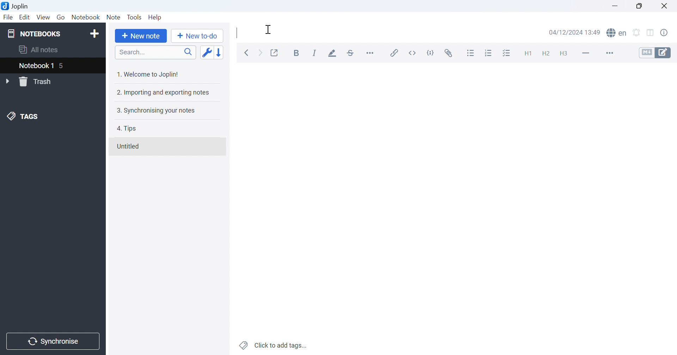 Image resolution: width=677 pixels, height=355 pixels. I want to click on Insert / edit code, so click(395, 51).